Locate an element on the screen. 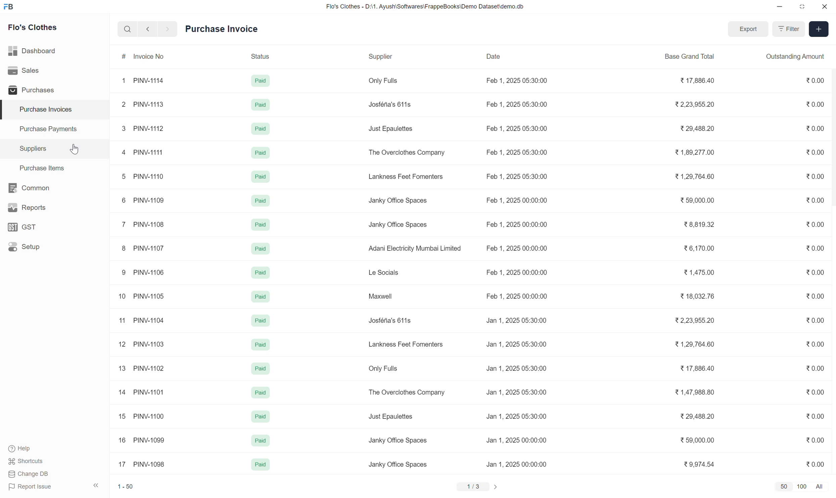 The width and height of the screenshot is (836, 498). Jan 1, 2025 05:30:00 is located at coordinates (517, 368).